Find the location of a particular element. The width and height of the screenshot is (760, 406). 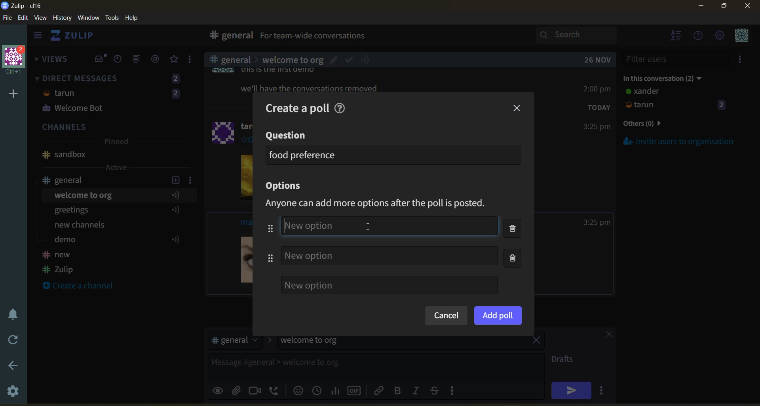

inbox is located at coordinates (100, 59).